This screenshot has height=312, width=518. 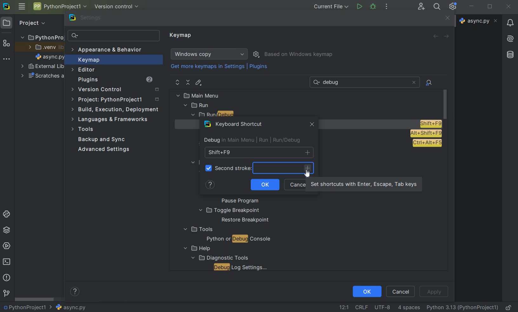 I want to click on main menu, so click(x=211, y=95).